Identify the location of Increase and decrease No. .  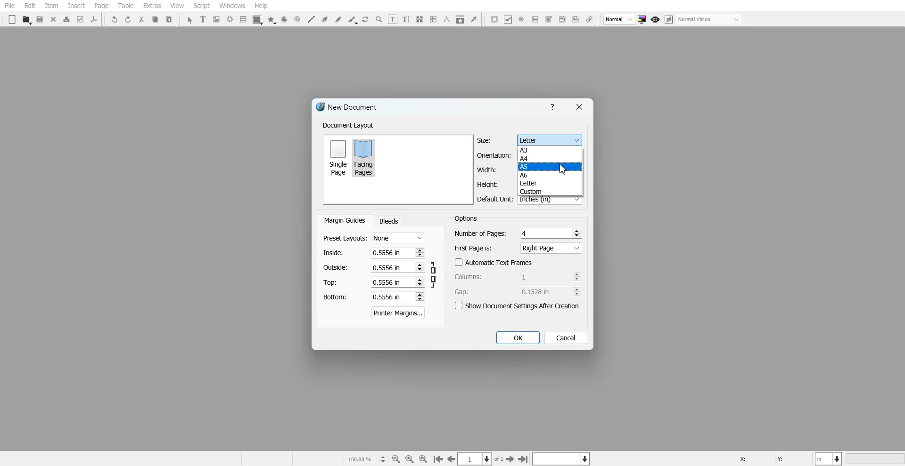
(577, 291).